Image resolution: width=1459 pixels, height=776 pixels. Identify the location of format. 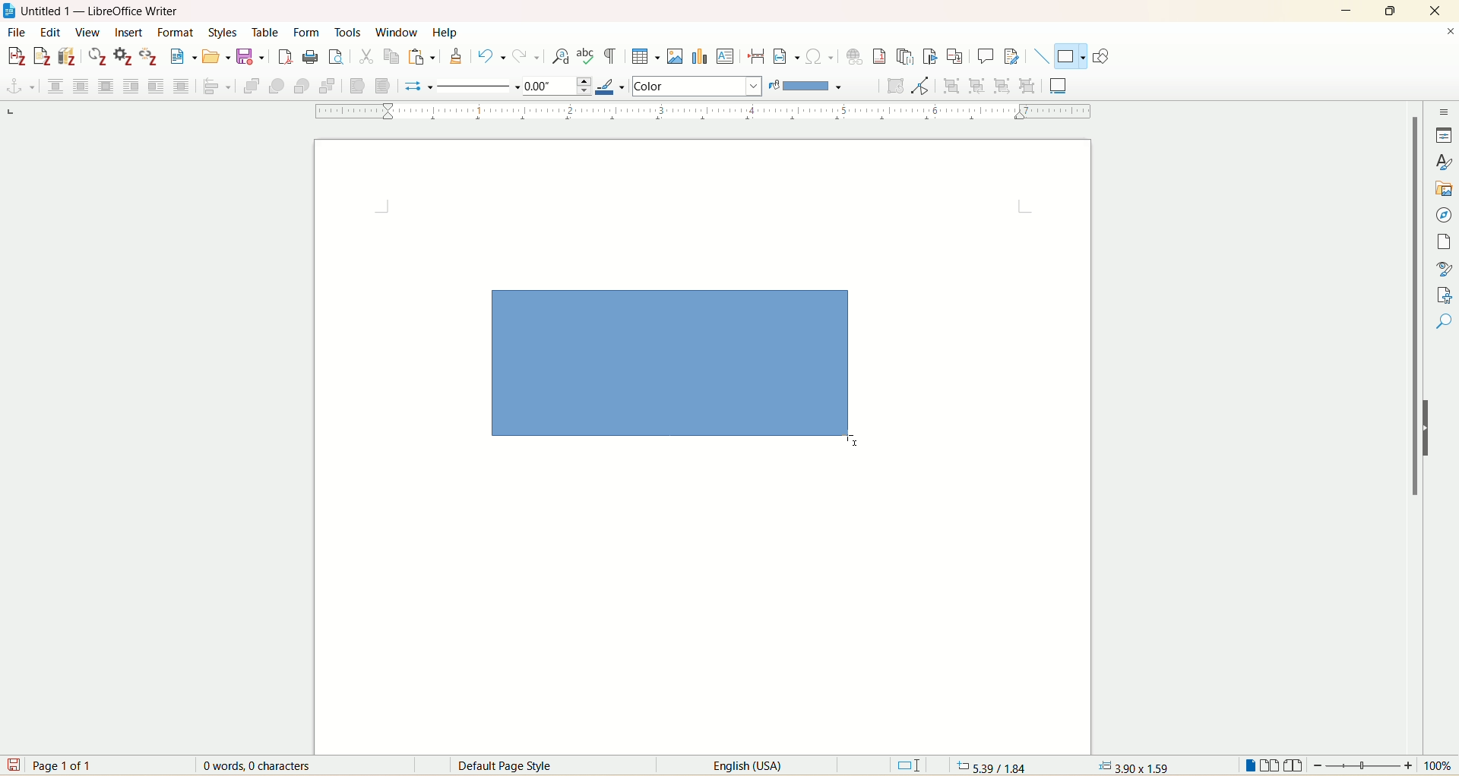
(179, 33).